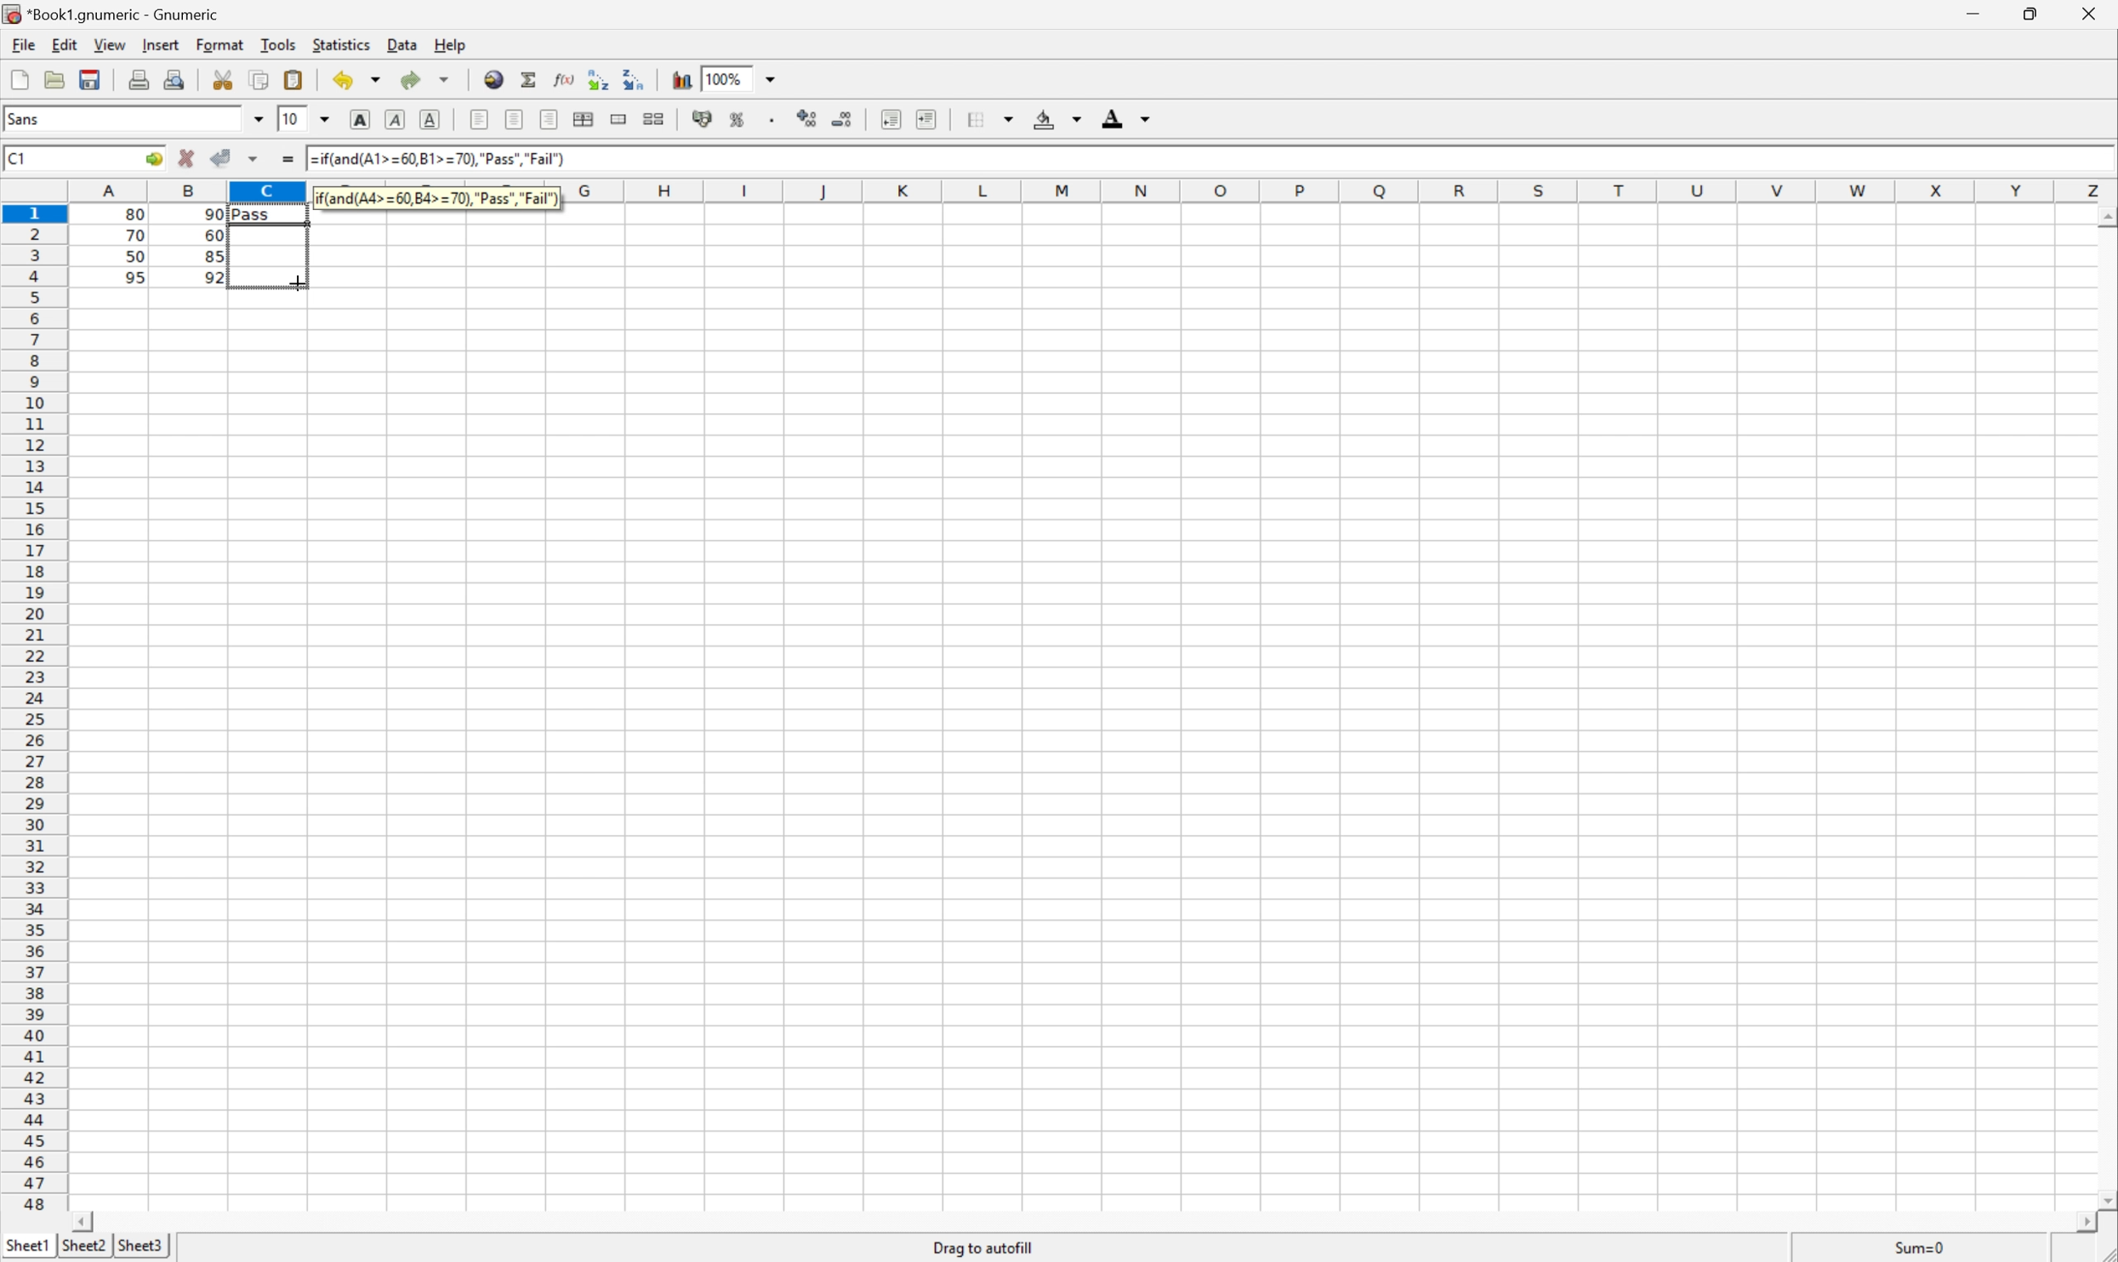 The height and width of the screenshot is (1262, 2118). Describe the element at coordinates (2080, 1221) in the screenshot. I see `Scroll Right` at that location.